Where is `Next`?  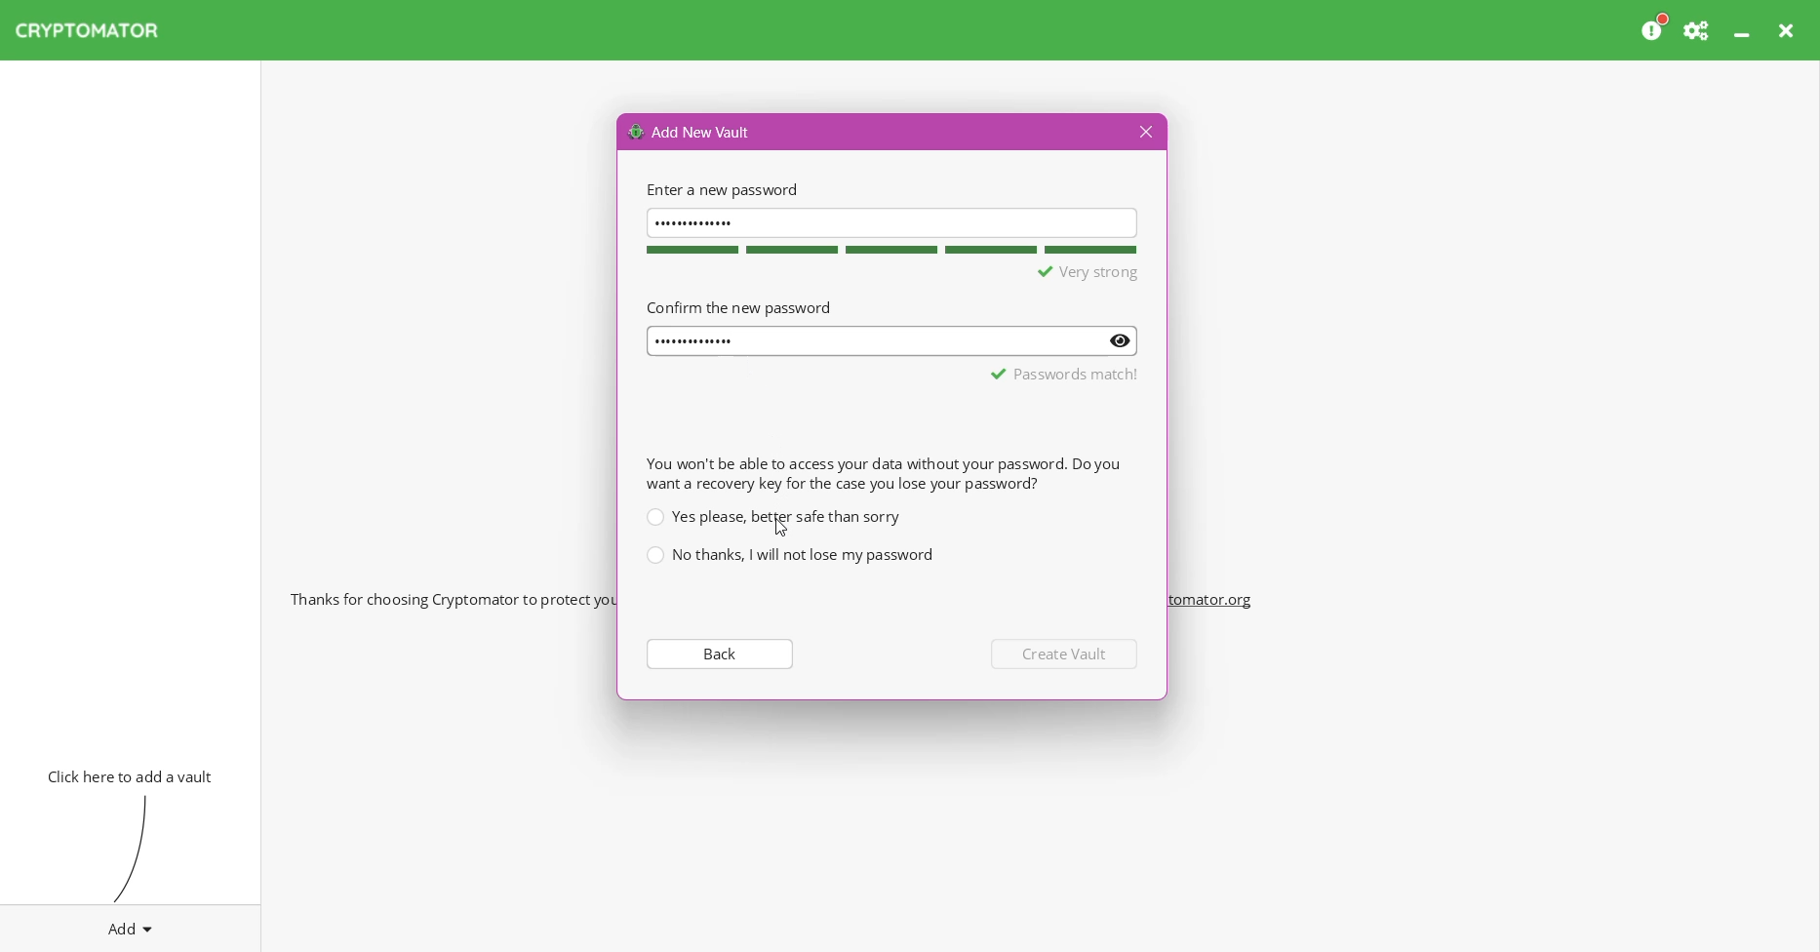 Next is located at coordinates (1067, 654).